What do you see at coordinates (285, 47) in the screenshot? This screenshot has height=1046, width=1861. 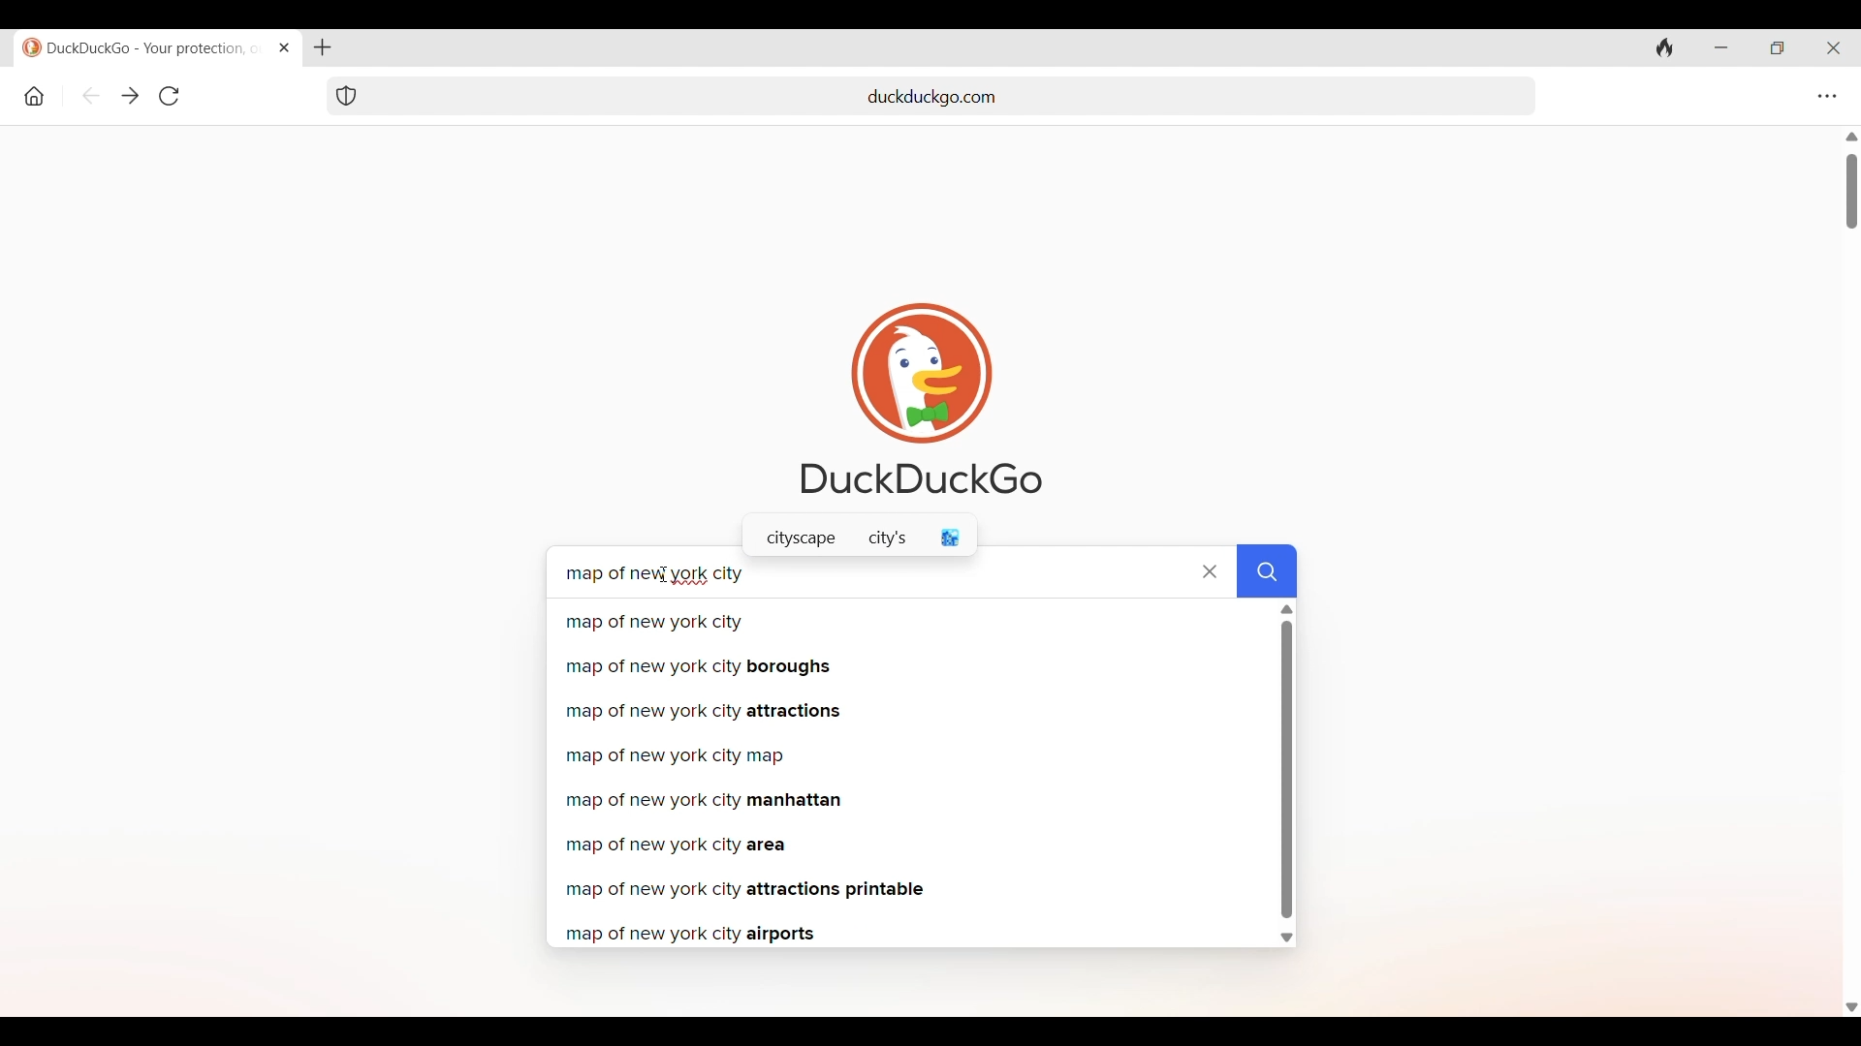 I see `Close tab` at bounding box center [285, 47].